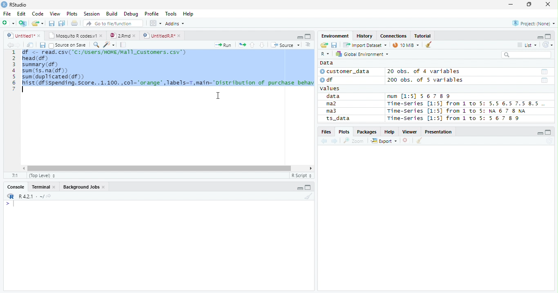 Image resolution: width=558 pixels, height=293 pixels. What do you see at coordinates (411, 132) in the screenshot?
I see `Viewer` at bounding box center [411, 132].